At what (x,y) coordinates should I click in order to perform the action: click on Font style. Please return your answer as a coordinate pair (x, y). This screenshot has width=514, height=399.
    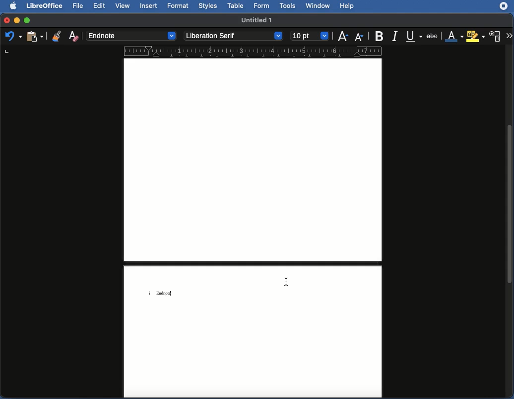
    Looking at the image, I should click on (234, 36).